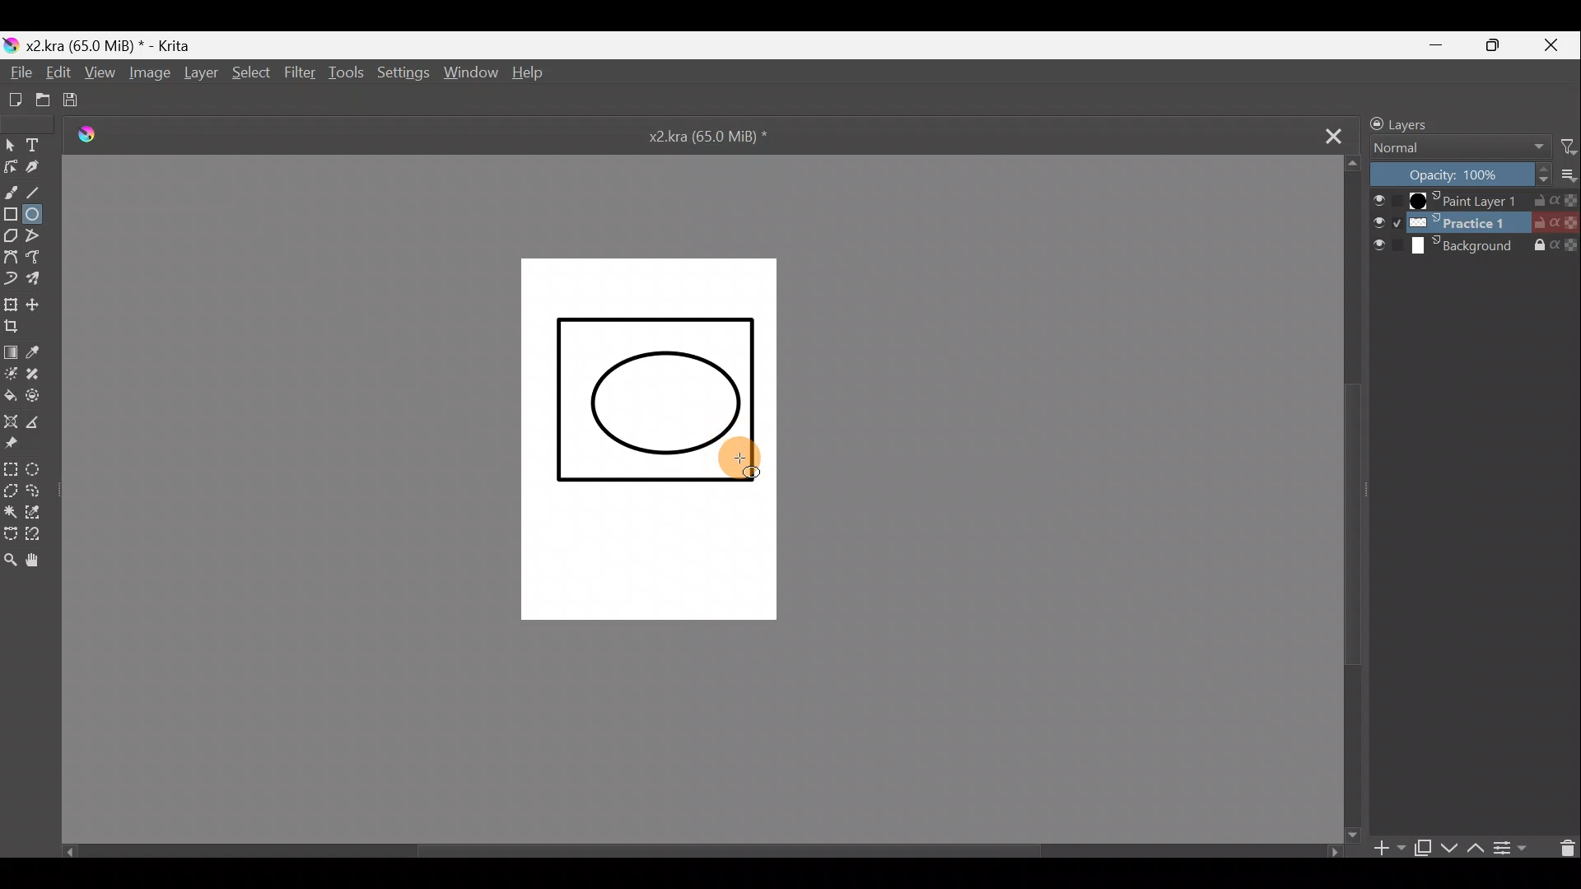  I want to click on Add layer, so click(1384, 848).